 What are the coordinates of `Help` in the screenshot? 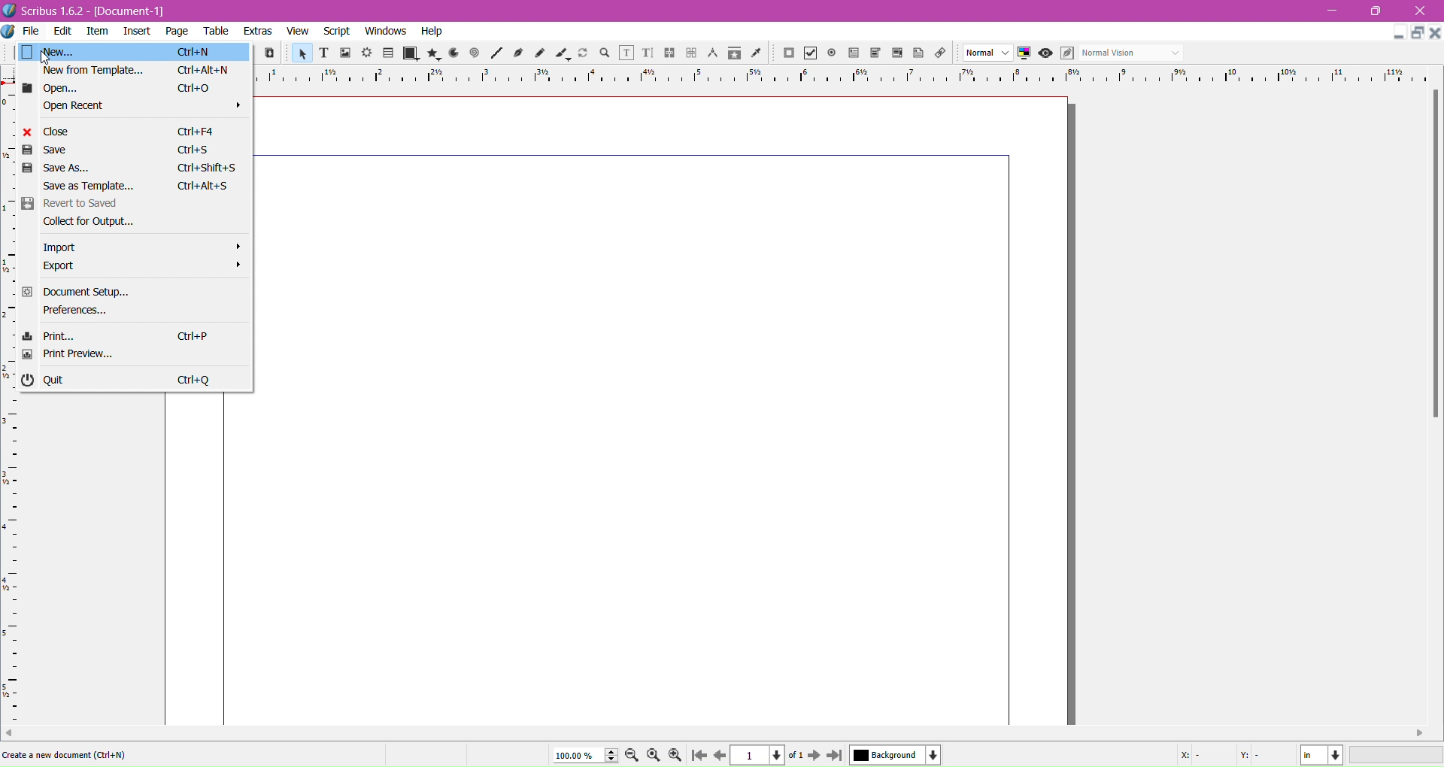 It's located at (435, 32).